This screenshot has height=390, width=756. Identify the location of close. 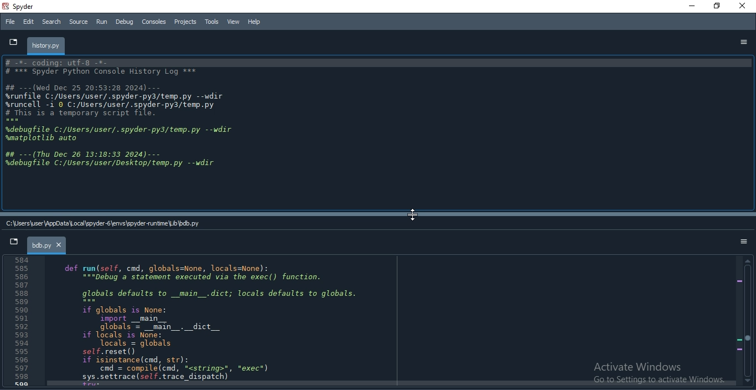
(745, 7).